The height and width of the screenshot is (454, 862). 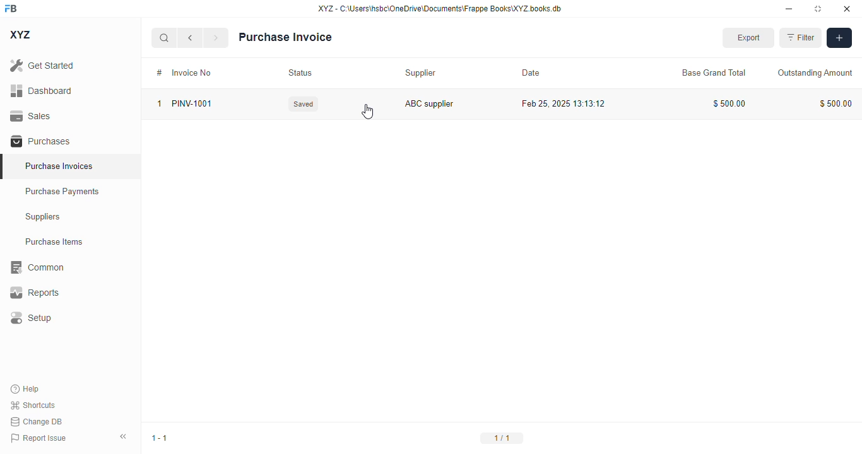 I want to click on date, so click(x=530, y=73).